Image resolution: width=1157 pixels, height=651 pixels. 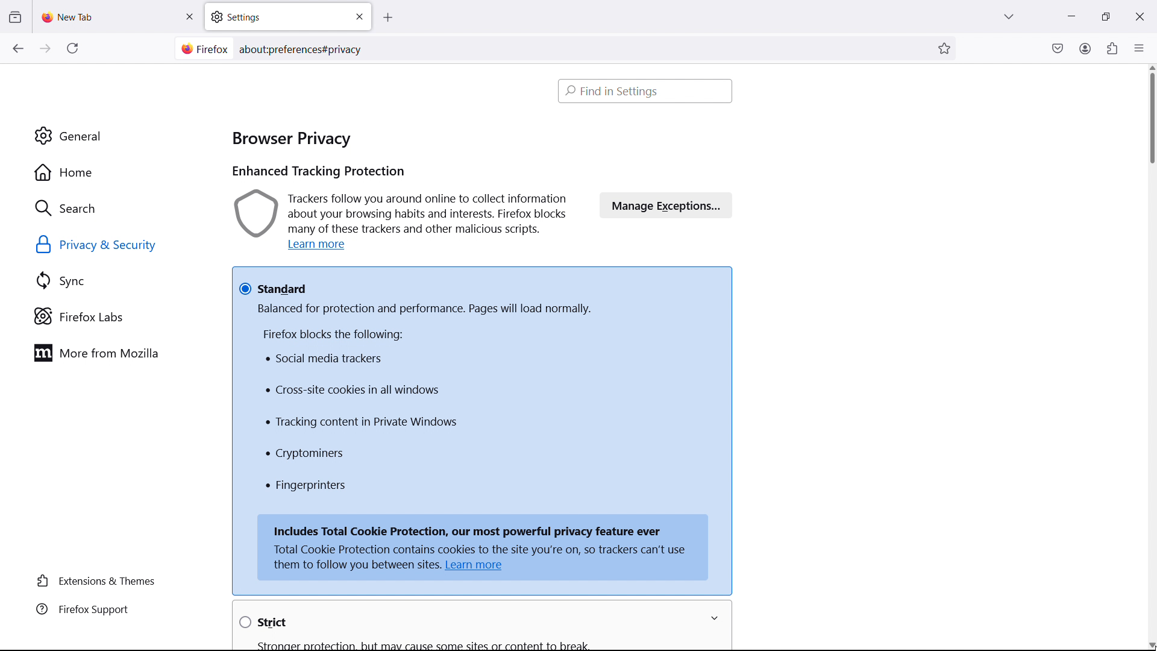 I want to click on Balanced for protection and performance. Pages will load normally.

Firefox blocks the following:

* Social media trackers

+ Cross-site cookies in all windows

« Tracking content in Private Windows

« Cryptominers

* Fingerprinters
Includes Total Cookie Protection, our most powerful privacy feature ever
Total Cookie Protection contains cookies to the site you're on, so trackers can't use
them to follow you between sites. Learn more, so click(x=483, y=442).